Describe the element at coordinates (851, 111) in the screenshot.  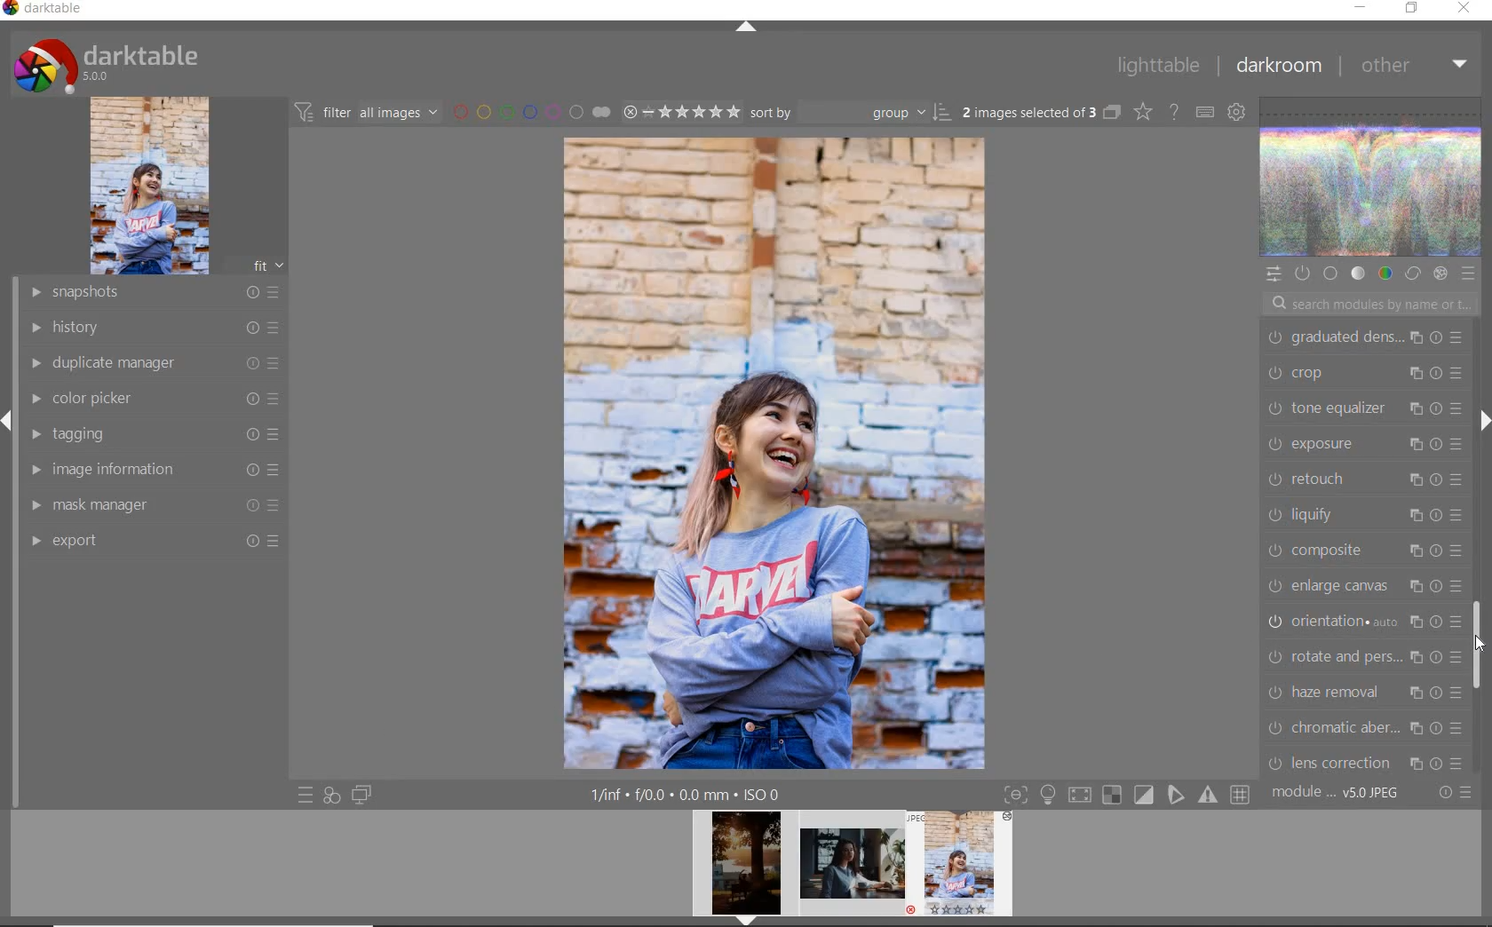
I see `SORT` at that location.